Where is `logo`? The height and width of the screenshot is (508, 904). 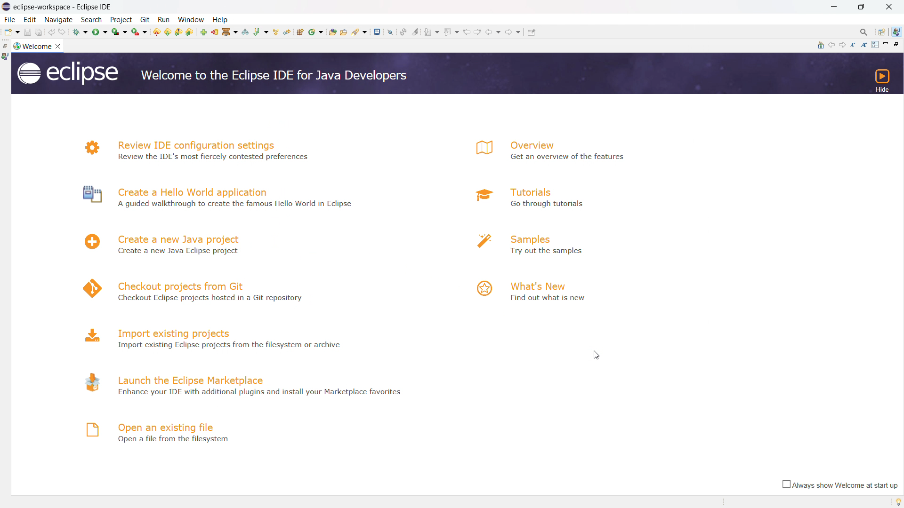 logo is located at coordinates (16, 46).